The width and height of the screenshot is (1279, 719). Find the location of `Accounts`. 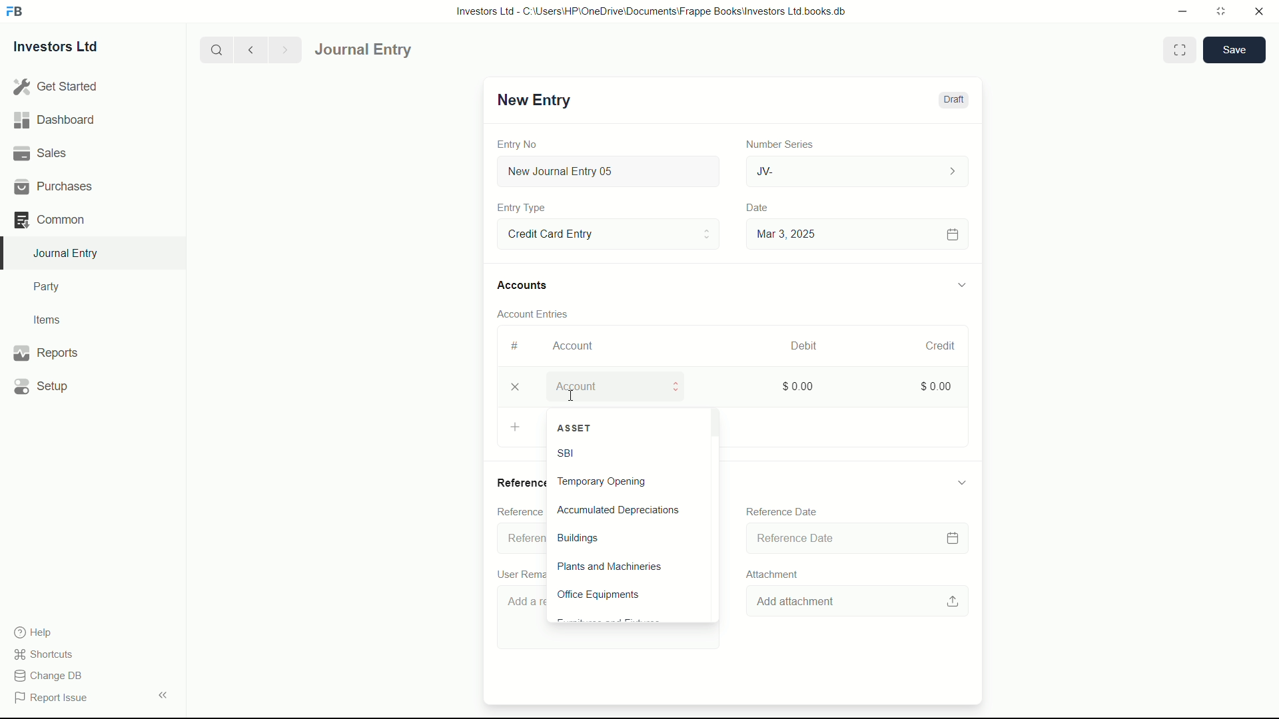

Accounts is located at coordinates (525, 286).